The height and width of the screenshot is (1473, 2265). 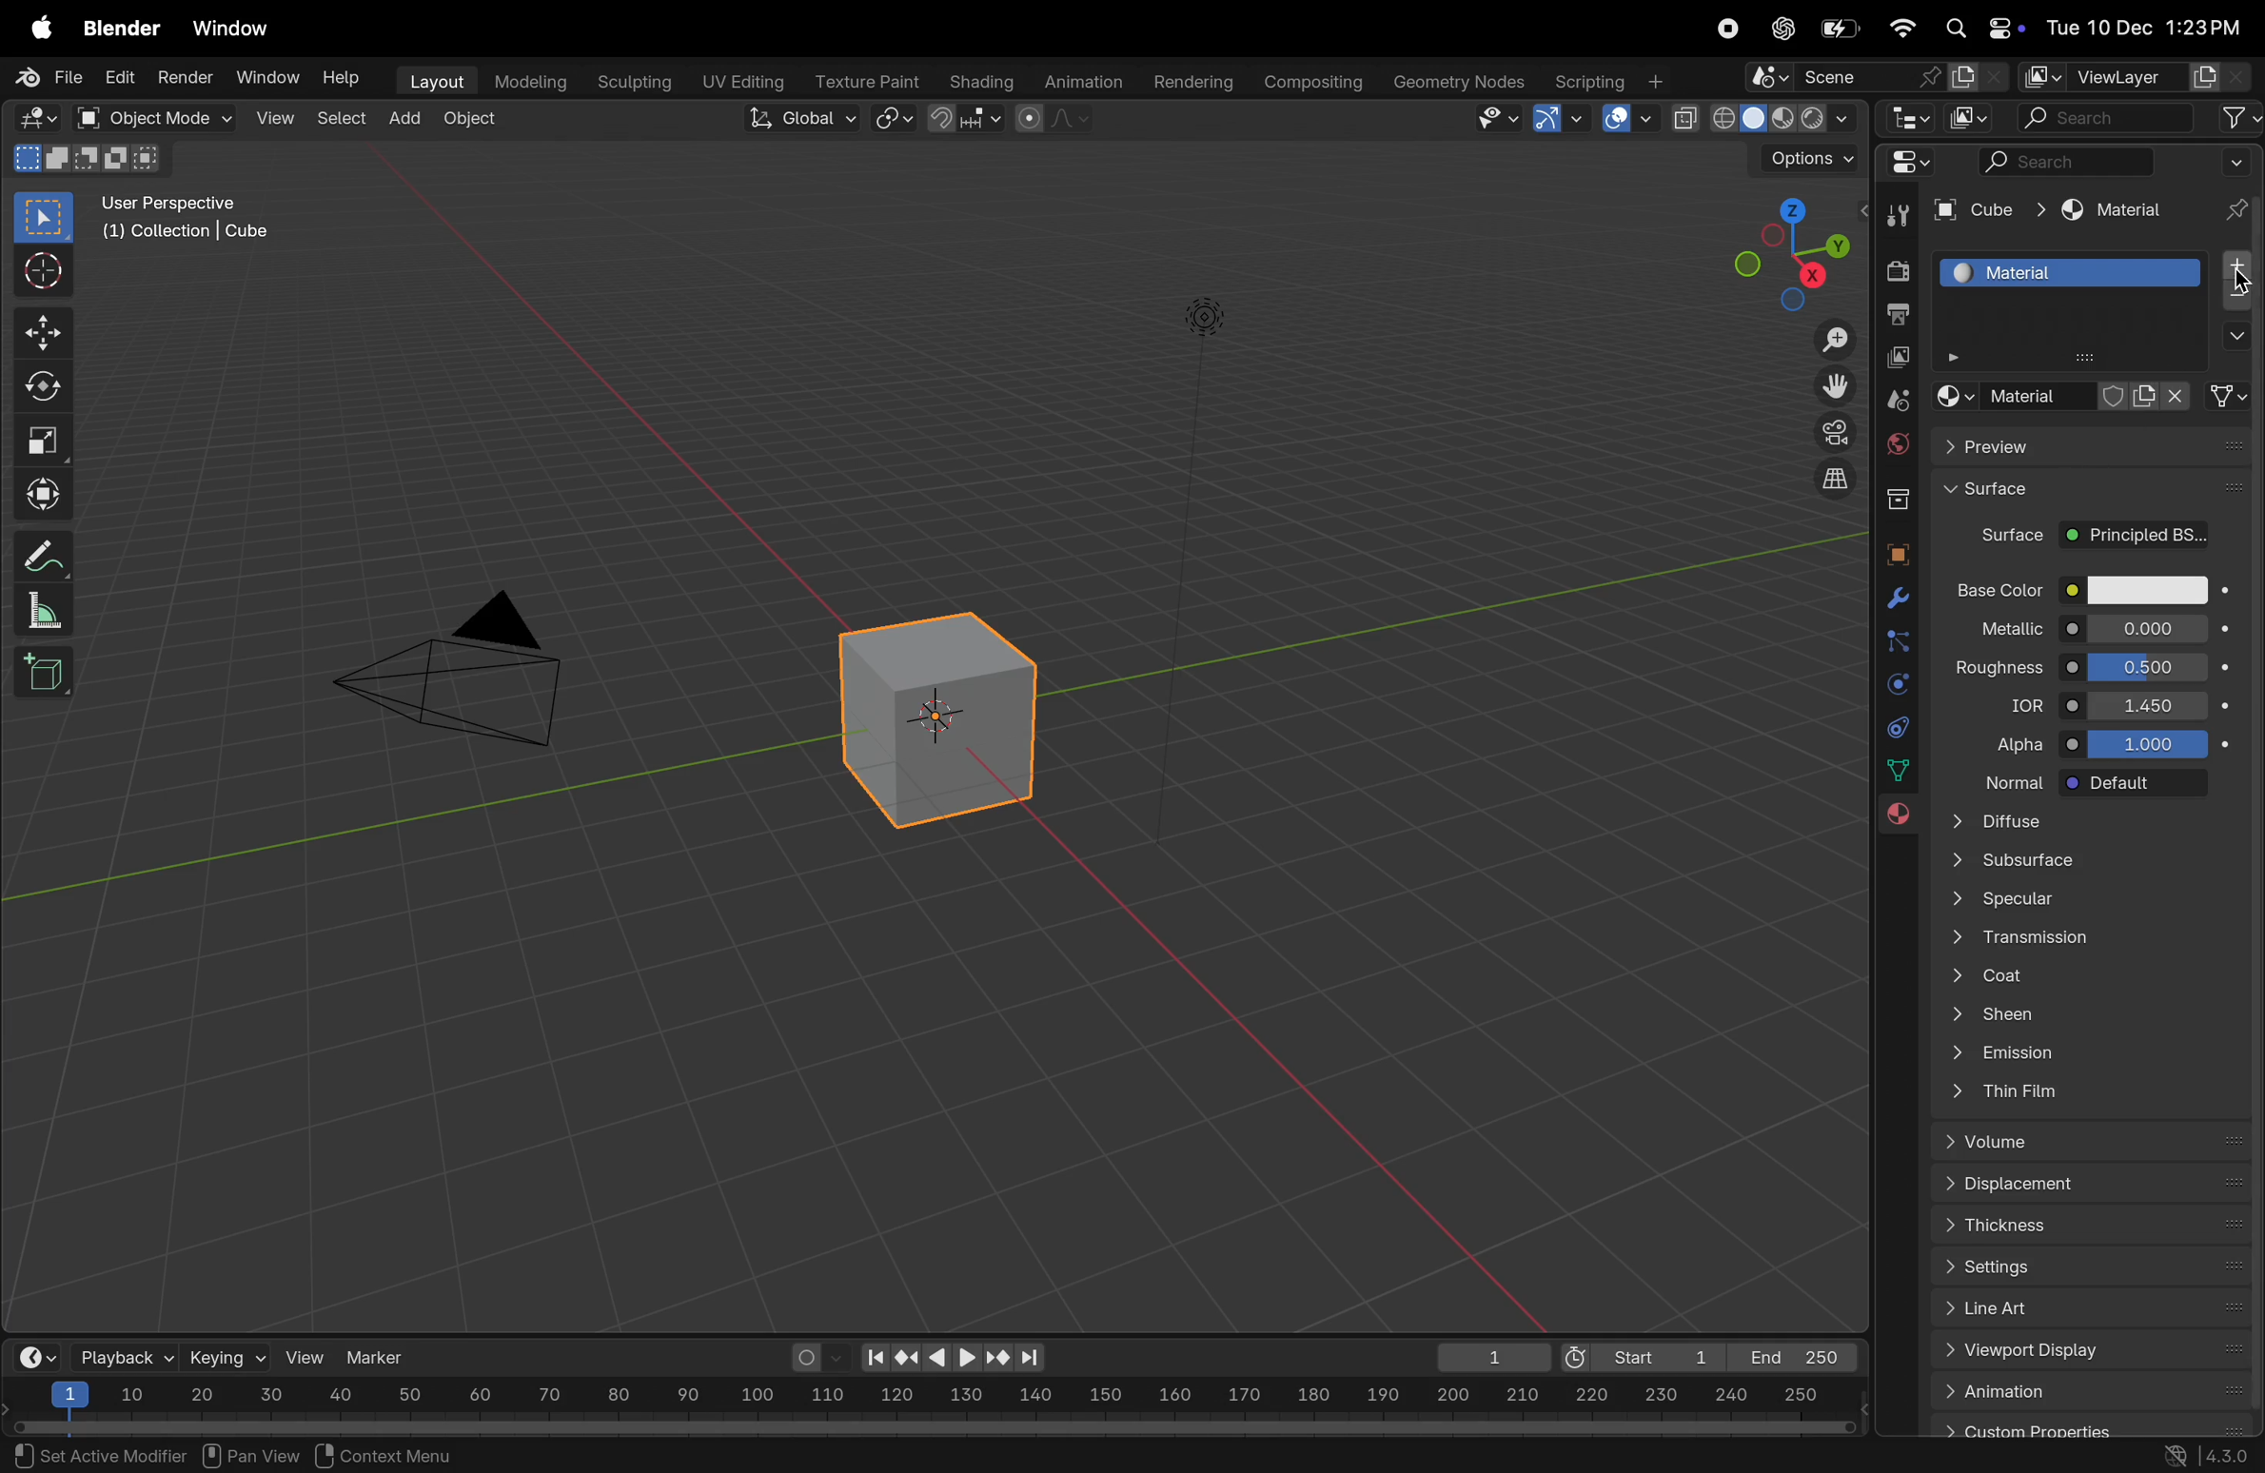 I want to click on end 250, so click(x=1790, y=1357).